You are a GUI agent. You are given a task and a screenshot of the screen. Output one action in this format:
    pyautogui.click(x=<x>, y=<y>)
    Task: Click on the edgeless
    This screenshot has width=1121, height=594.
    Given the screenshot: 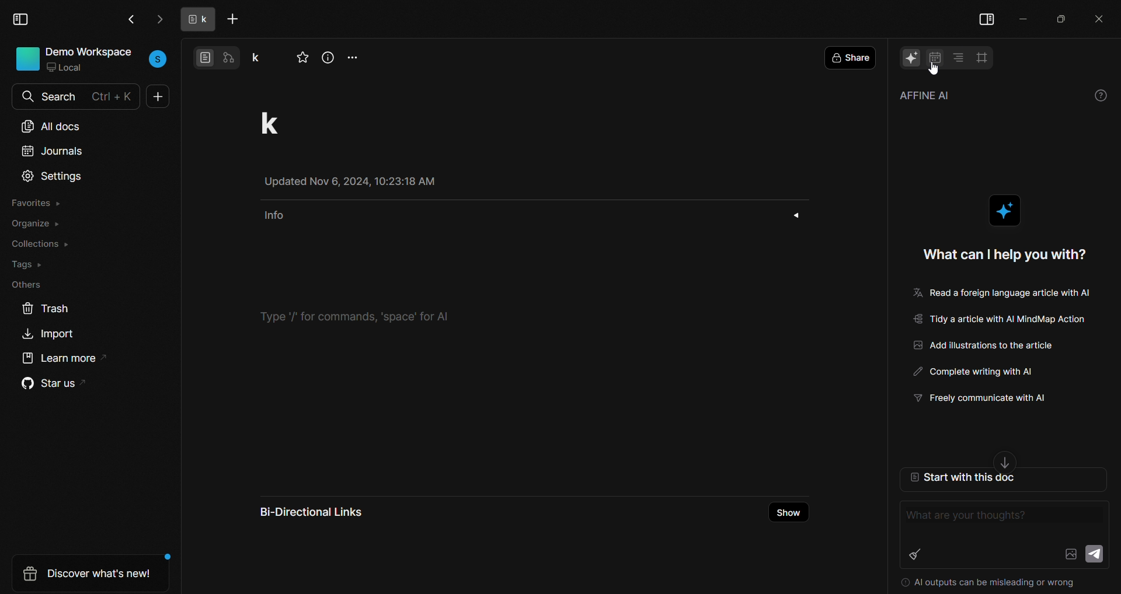 What is the action you would take?
    pyautogui.click(x=232, y=57)
    